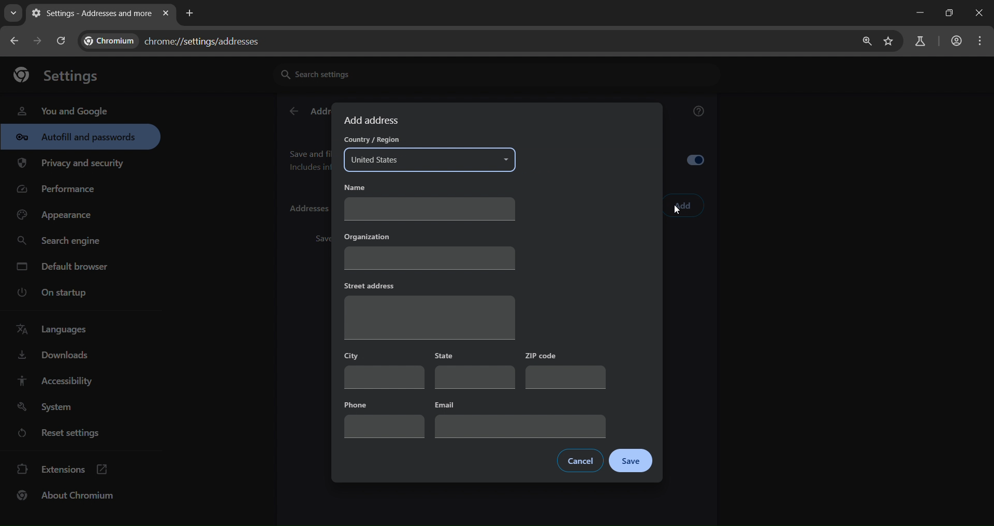 The image size is (994, 526). I want to click on search panel, so click(919, 42).